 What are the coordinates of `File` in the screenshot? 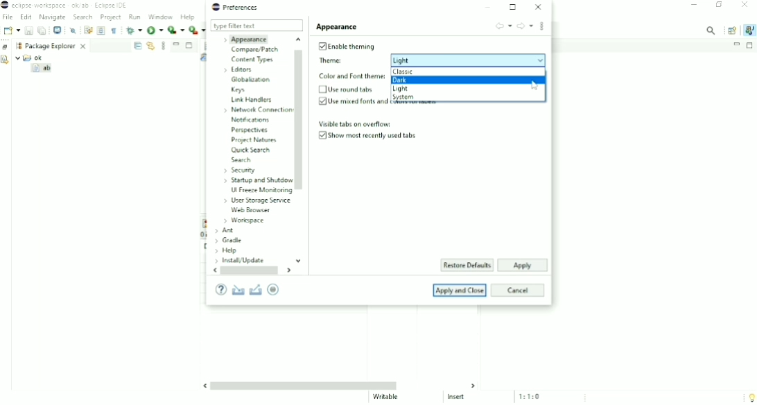 It's located at (8, 17).